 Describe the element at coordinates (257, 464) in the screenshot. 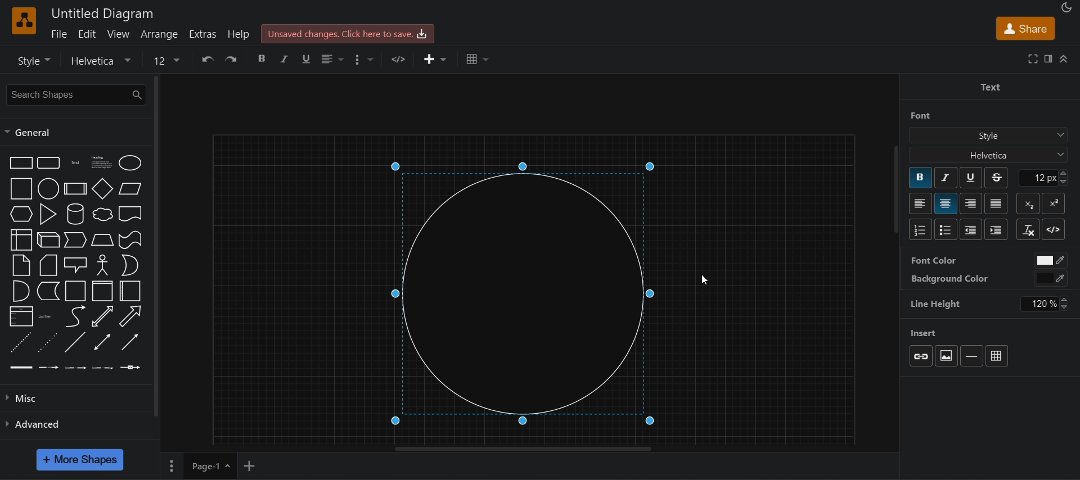

I see `add new page` at that location.